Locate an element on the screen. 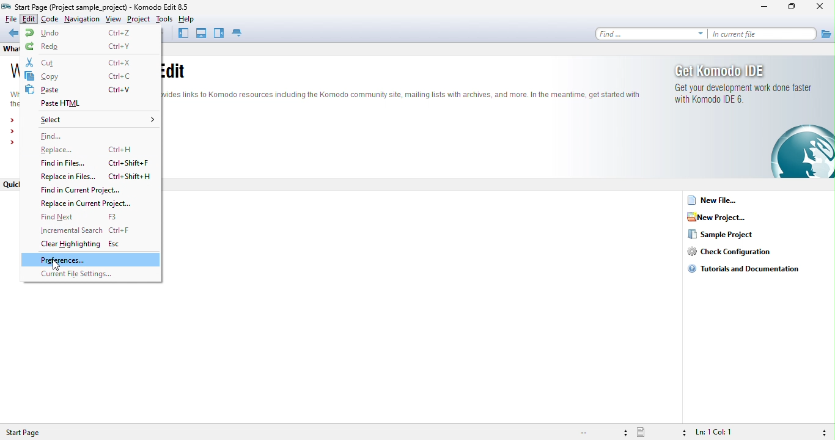 This screenshot has height=440, width=835. sample project is located at coordinates (731, 235).